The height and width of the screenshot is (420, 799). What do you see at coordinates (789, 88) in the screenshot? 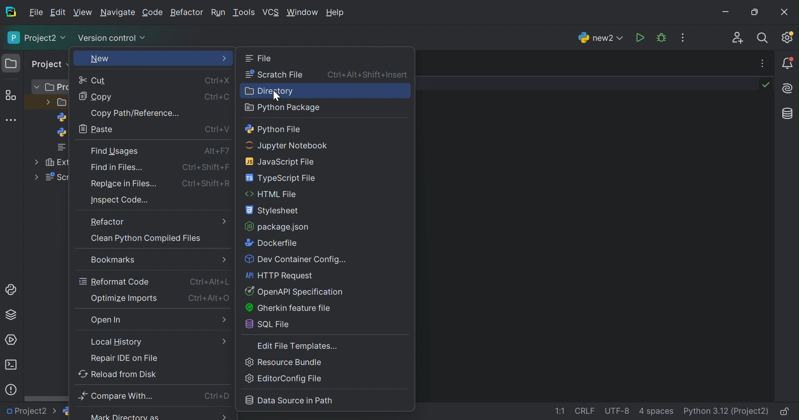
I see `AI Assistant` at bounding box center [789, 88].